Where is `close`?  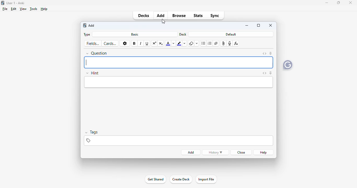 close is located at coordinates (242, 152).